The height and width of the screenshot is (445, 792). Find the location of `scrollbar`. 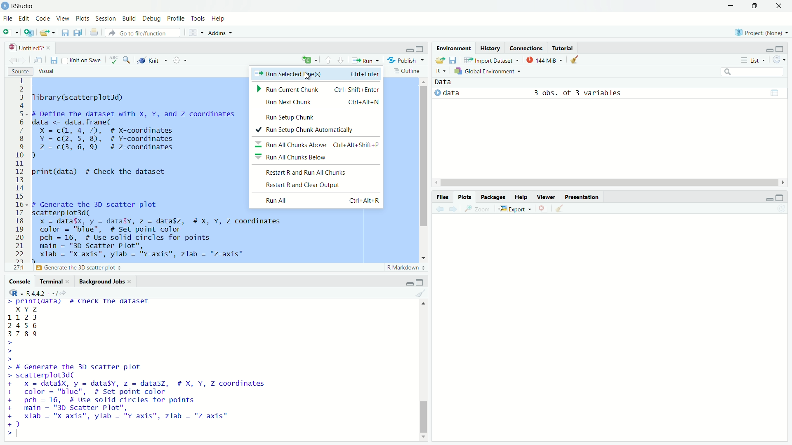

scrollbar is located at coordinates (608, 182).